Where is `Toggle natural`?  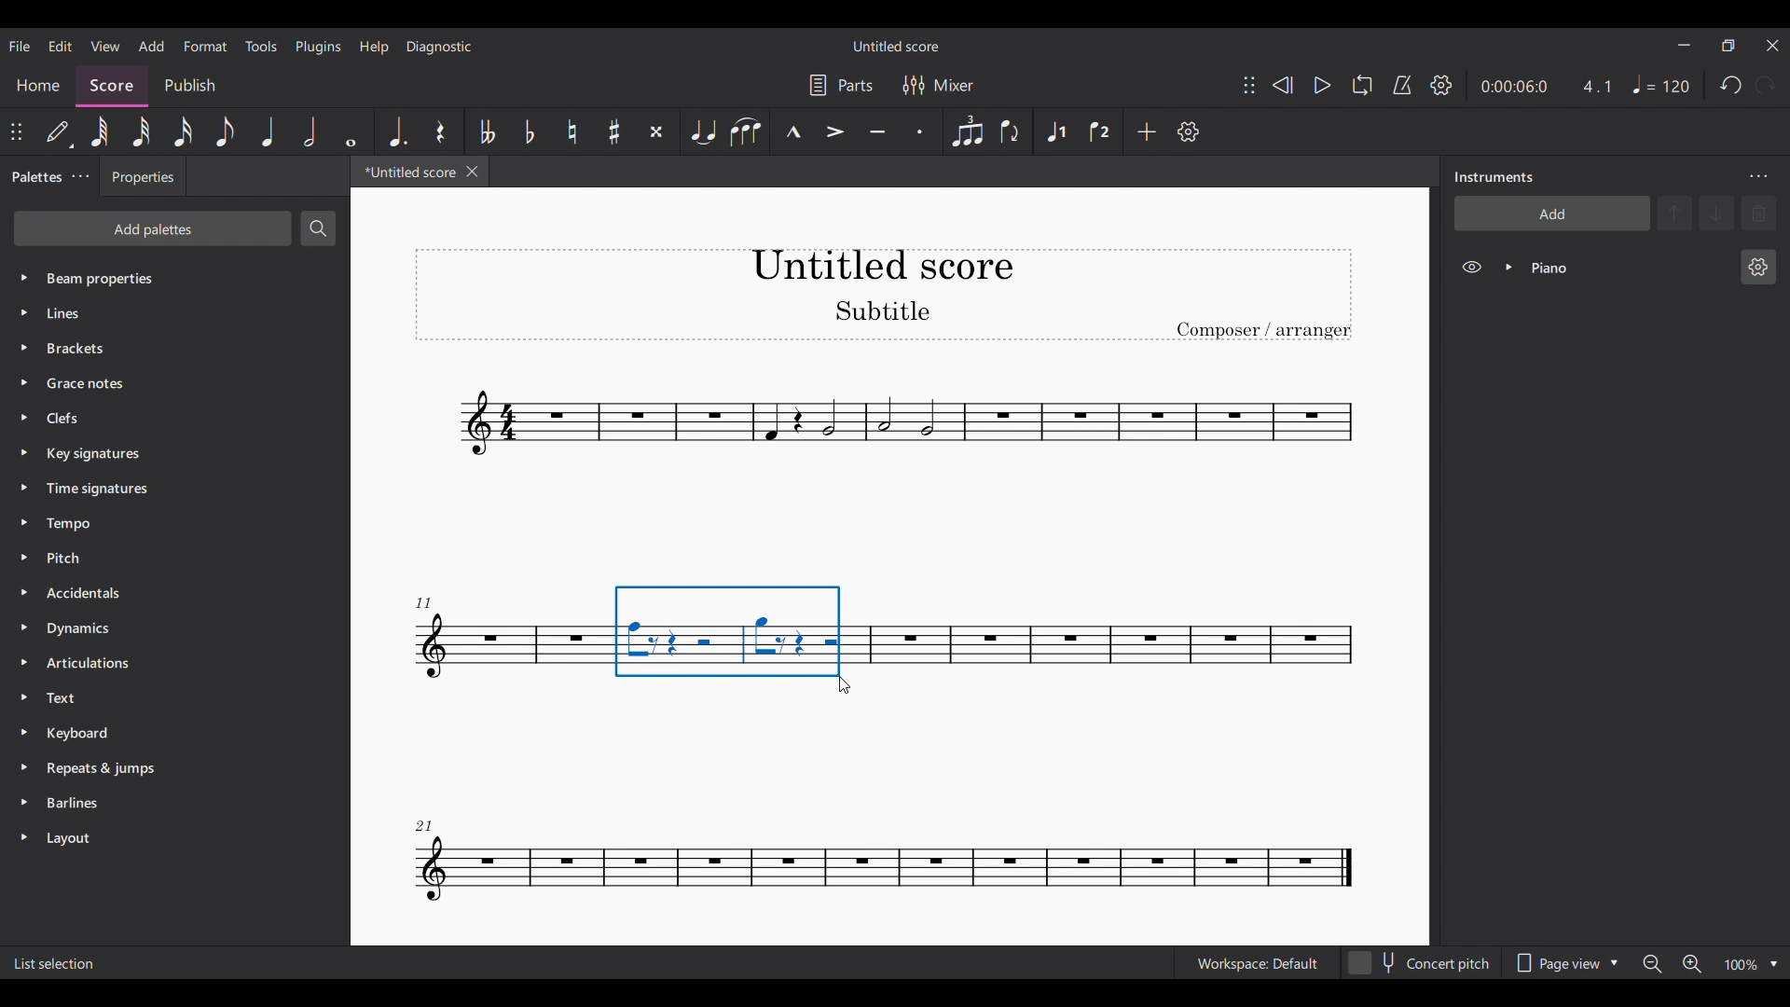
Toggle natural is located at coordinates (571, 131).